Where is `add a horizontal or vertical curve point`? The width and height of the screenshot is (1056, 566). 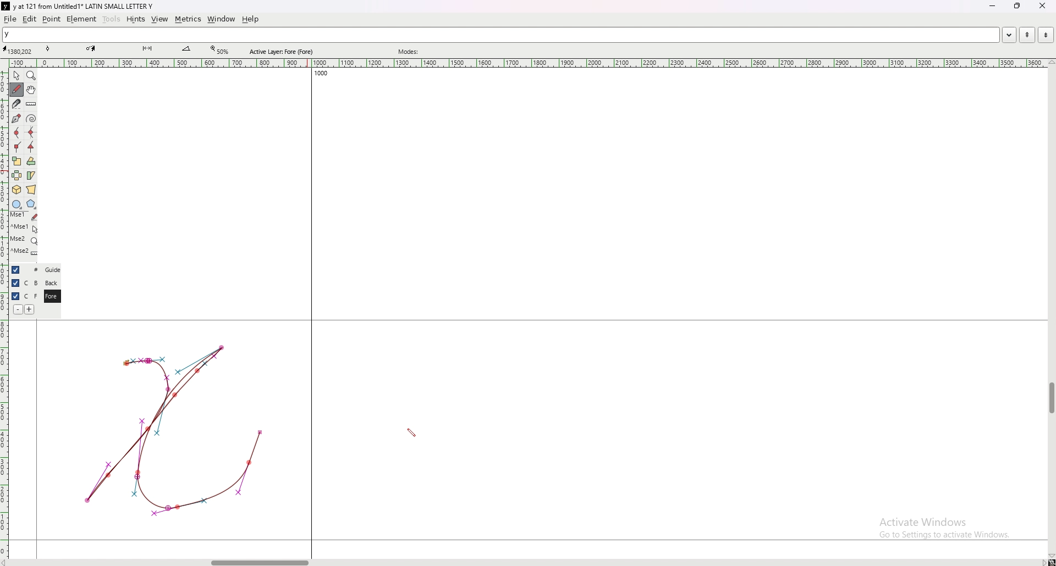
add a horizontal or vertical curve point is located at coordinates (31, 132).